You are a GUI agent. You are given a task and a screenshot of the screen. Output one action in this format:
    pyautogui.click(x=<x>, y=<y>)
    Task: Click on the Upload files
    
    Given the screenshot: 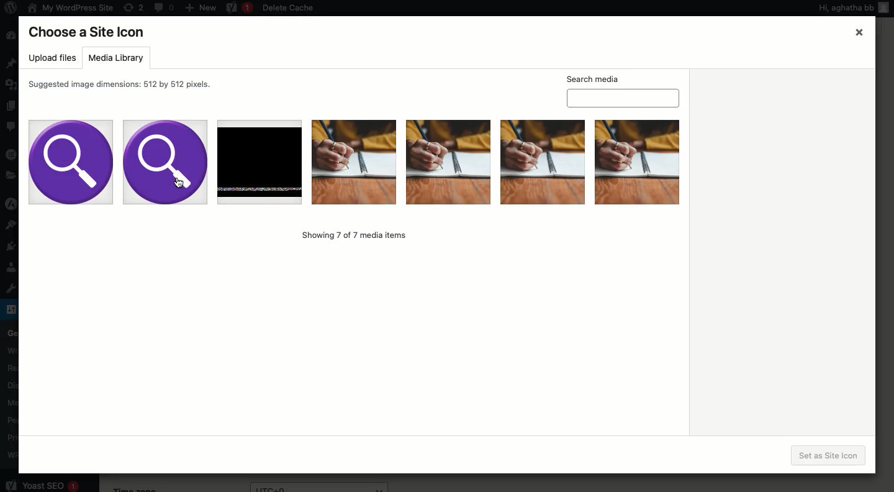 What is the action you would take?
    pyautogui.click(x=53, y=58)
    